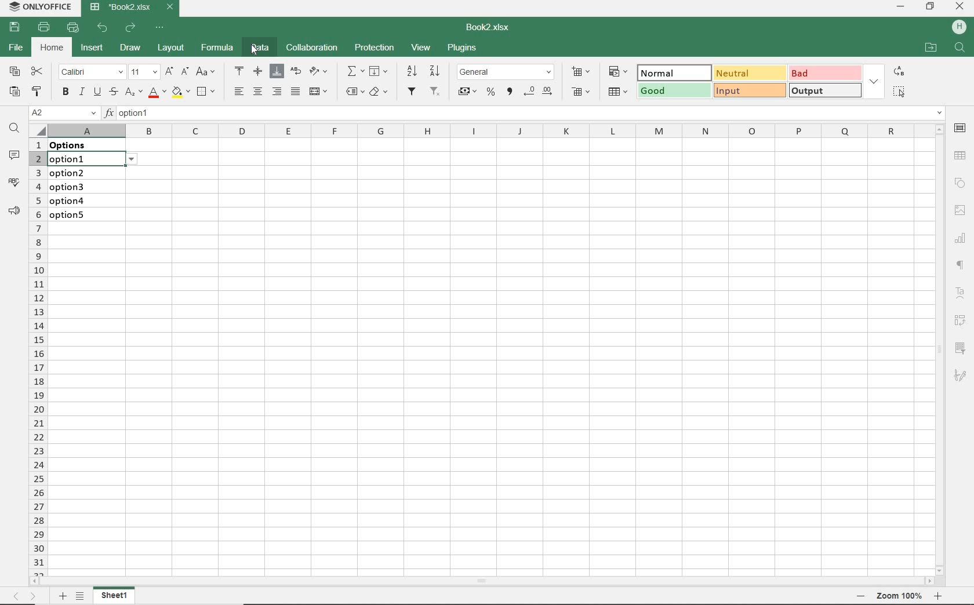 The height and width of the screenshot is (605, 974). What do you see at coordinates (318, 72) in the screenshot?
I see `ORIENTATION` at bounding box center [318, 72].